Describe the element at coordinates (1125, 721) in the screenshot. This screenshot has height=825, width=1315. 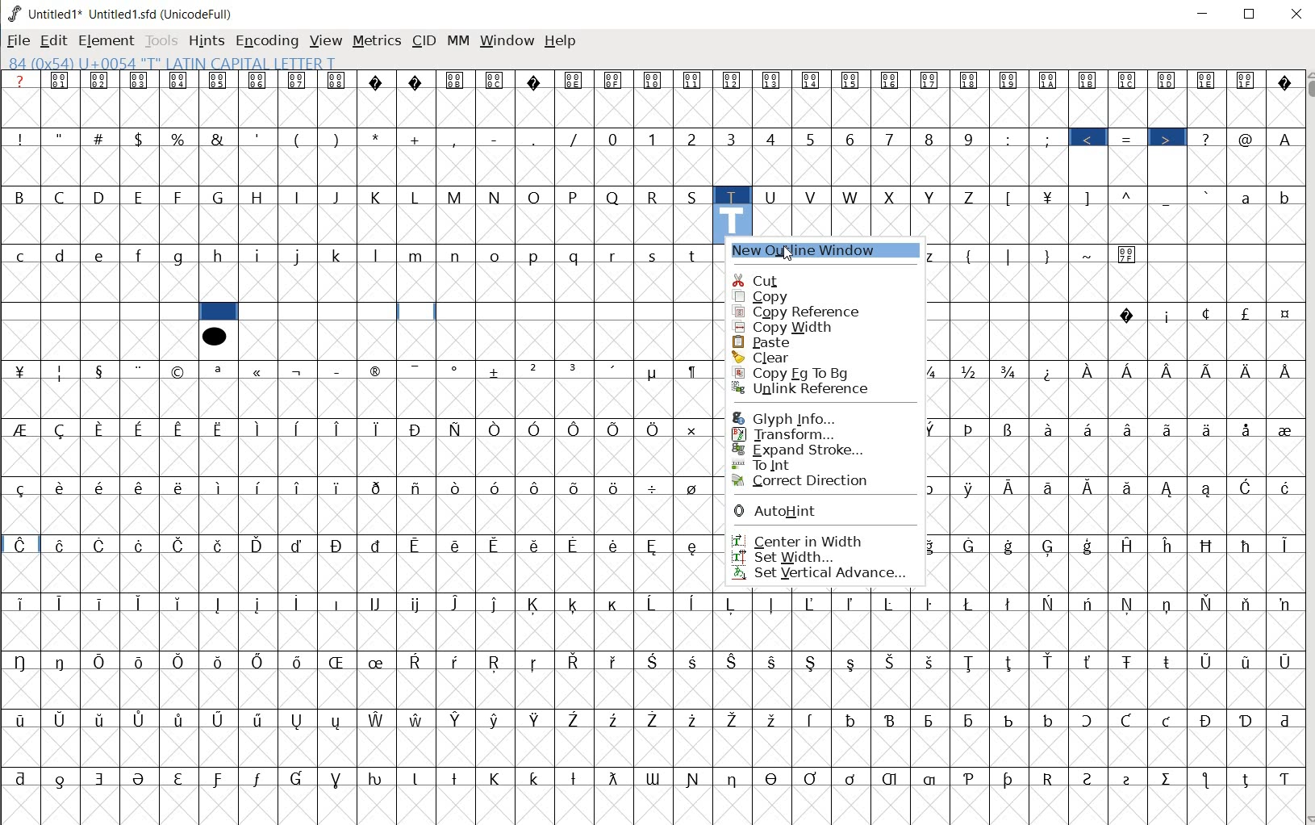
I see `Symbol` at that location.